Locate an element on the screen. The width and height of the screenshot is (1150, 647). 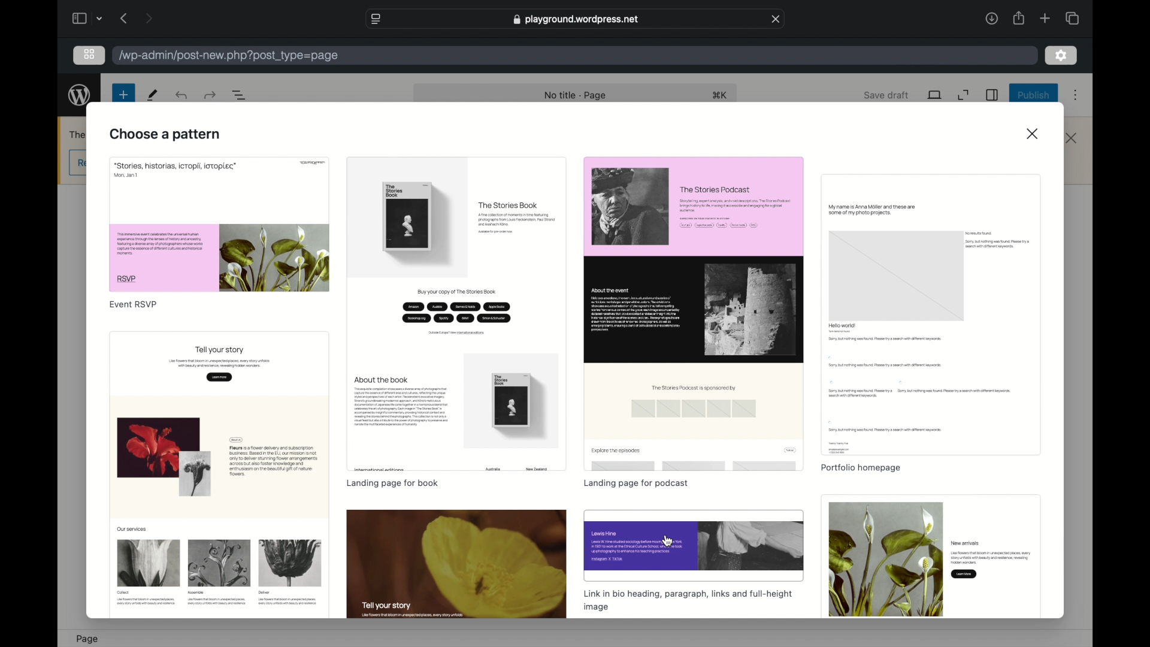
page is located at coordinates (89, 639).